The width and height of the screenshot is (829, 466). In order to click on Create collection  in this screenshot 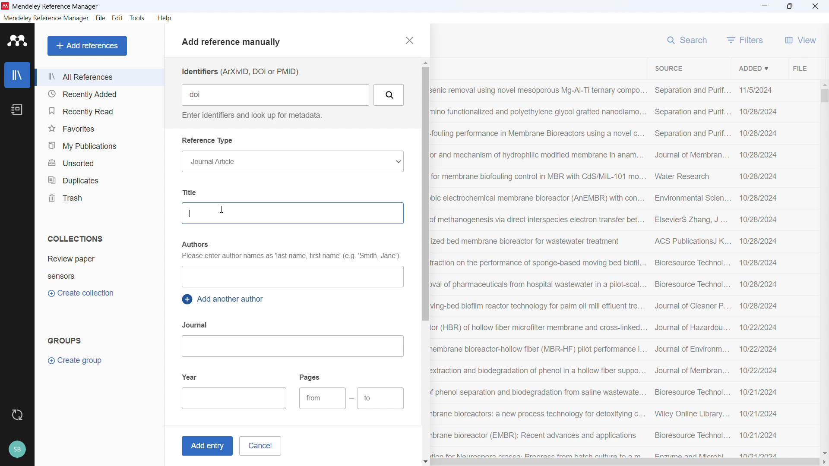, I will do `click(82, 293)`.